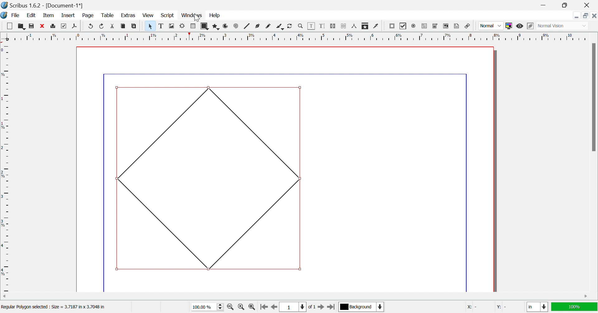  What do you see at coordinates (503, 307) in the screenshot?
I see `y: -` at bounding box center [503, 307].